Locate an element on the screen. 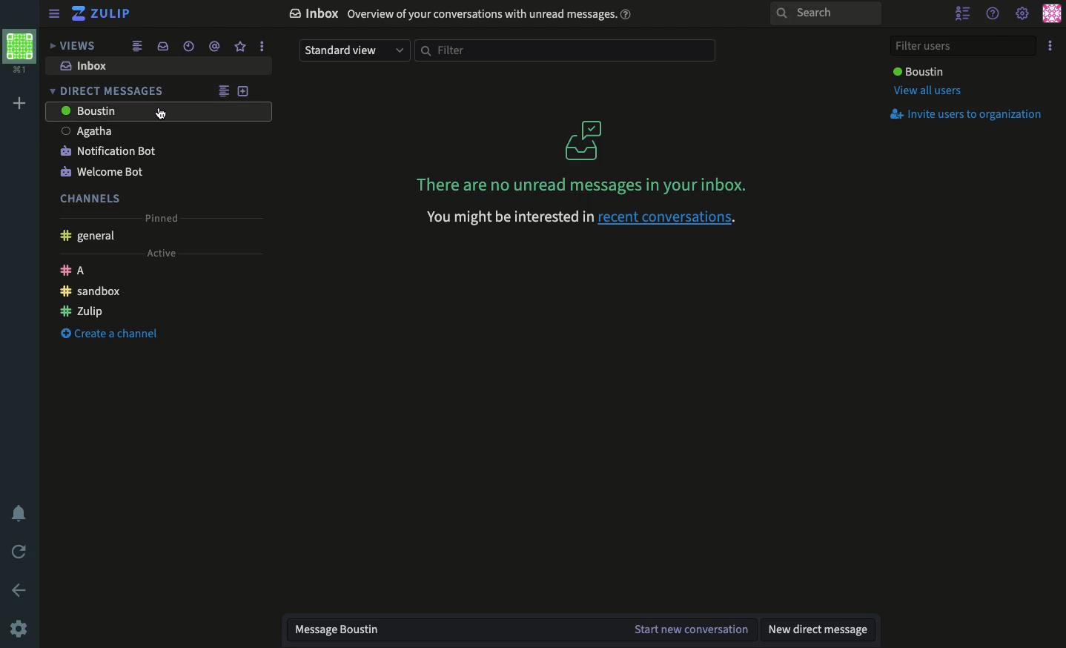 The height and width of the screenshot is (648, 1066). Feed is located at coordinates (223, 90).